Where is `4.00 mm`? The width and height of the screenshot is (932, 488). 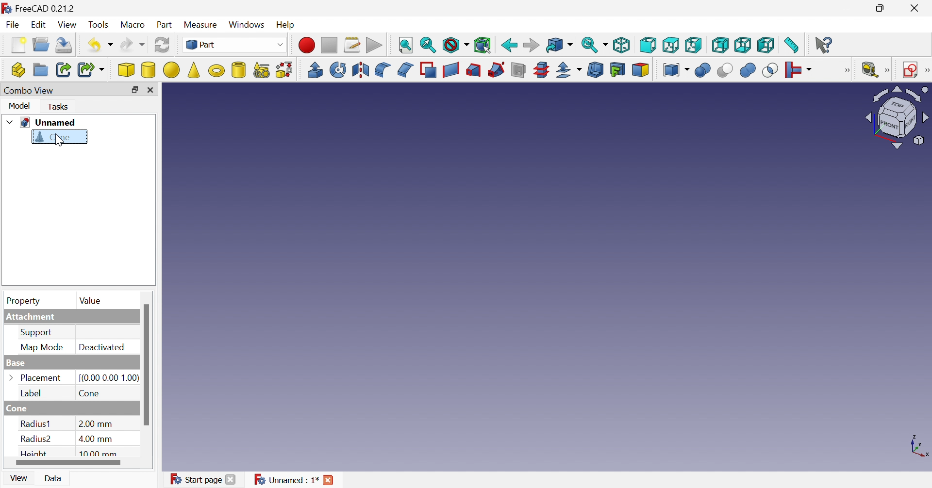 4.00 mm is located at coordinates (95, 438).